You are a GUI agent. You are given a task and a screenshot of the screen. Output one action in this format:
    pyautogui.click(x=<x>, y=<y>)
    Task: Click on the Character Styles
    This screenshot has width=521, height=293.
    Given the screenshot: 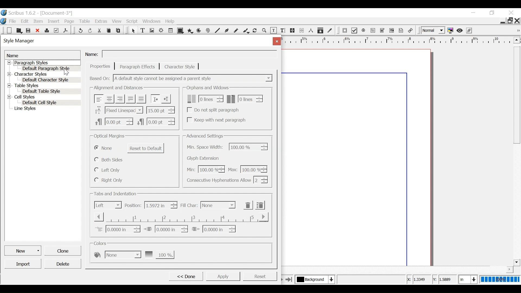 What is the action you would take?
    pyautogui.click(x=43, y=74)
    